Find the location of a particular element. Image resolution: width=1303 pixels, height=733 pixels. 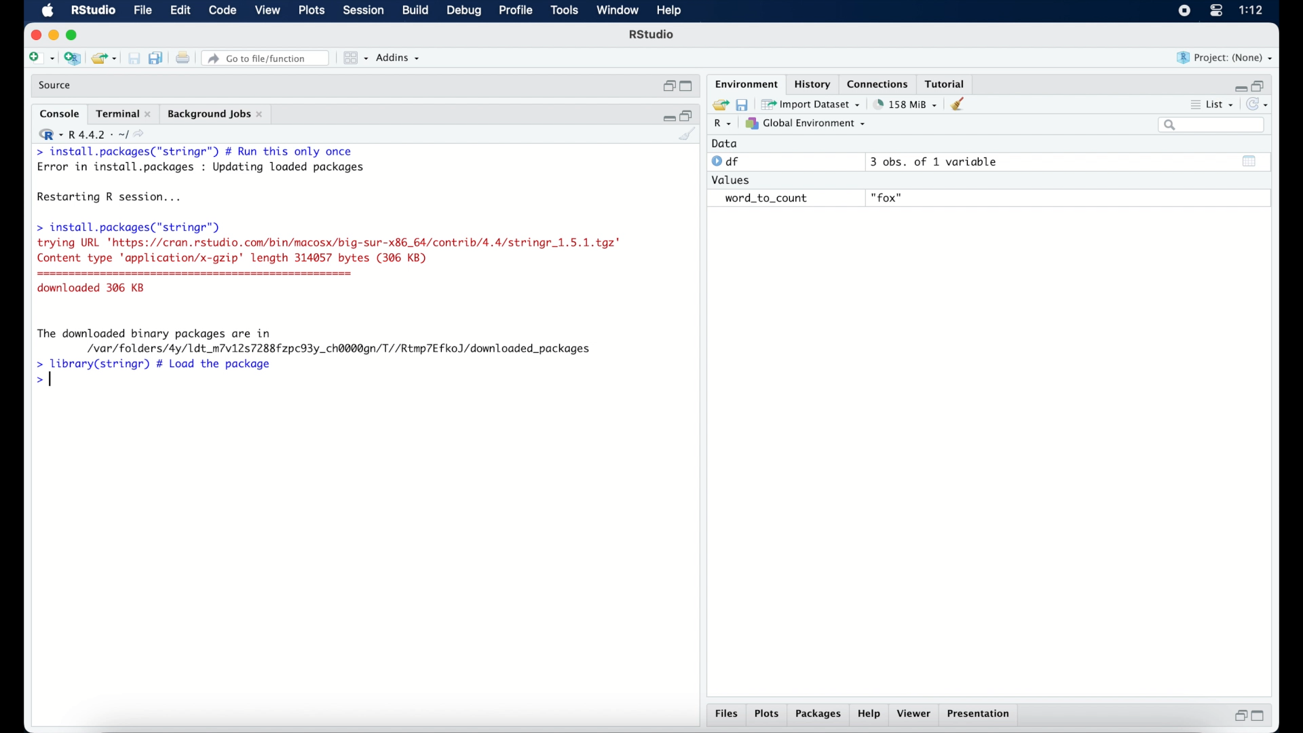

create new file is located at coordinates (41, 59).